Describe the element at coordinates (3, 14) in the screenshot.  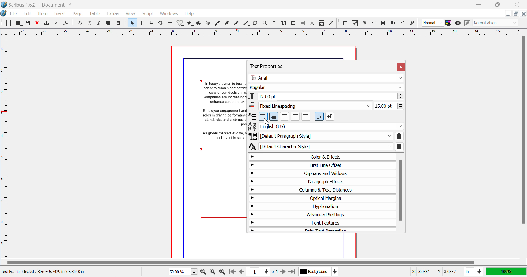
I see `Scribus Logo` at that location.